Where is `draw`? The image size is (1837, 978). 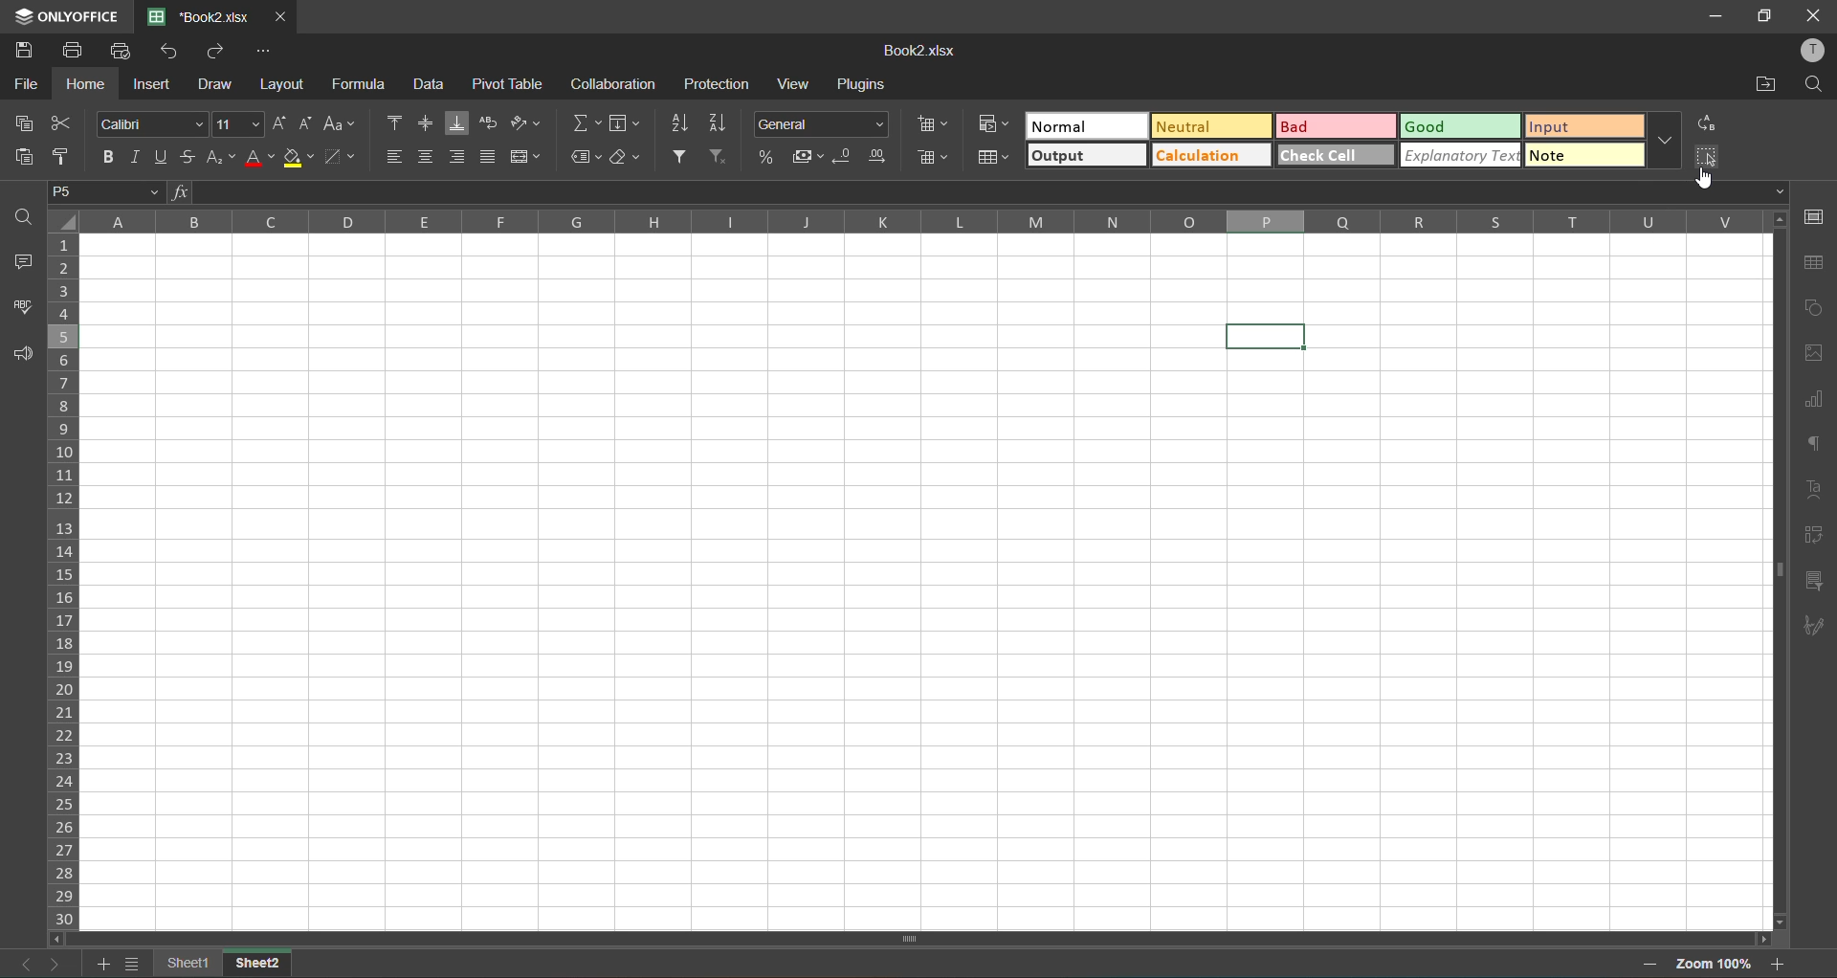 draw is located at coordinates (218, 84).